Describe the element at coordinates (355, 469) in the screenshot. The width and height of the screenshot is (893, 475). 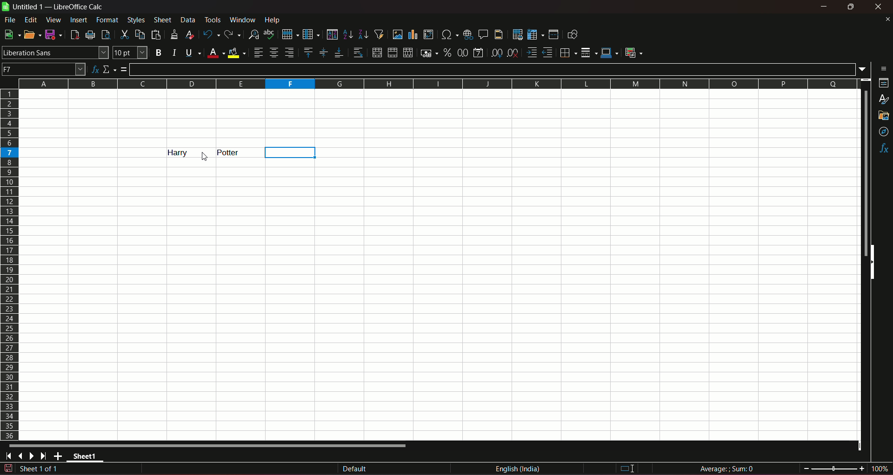
I see `default` at that location.